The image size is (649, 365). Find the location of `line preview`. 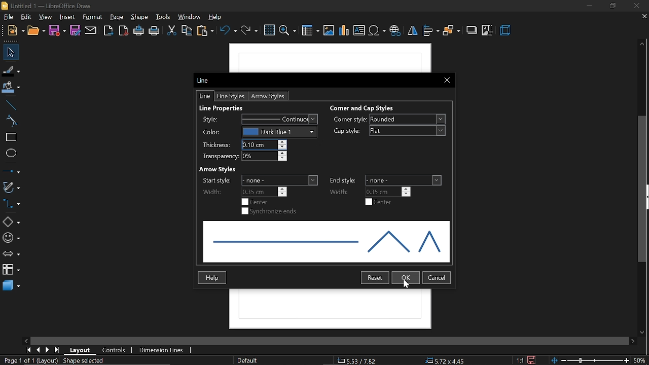

line preview is located at coordinates (327, 242).